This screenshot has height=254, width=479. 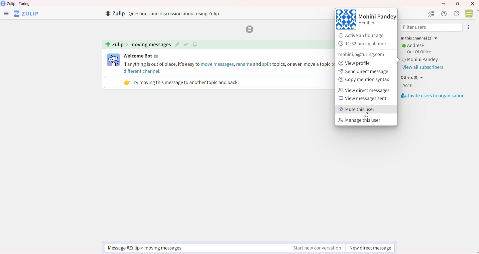 What do you see at coordinates (434, 60) in the screenshot?
I see `Mohini Pandey ` at bounding box center [434, 60].